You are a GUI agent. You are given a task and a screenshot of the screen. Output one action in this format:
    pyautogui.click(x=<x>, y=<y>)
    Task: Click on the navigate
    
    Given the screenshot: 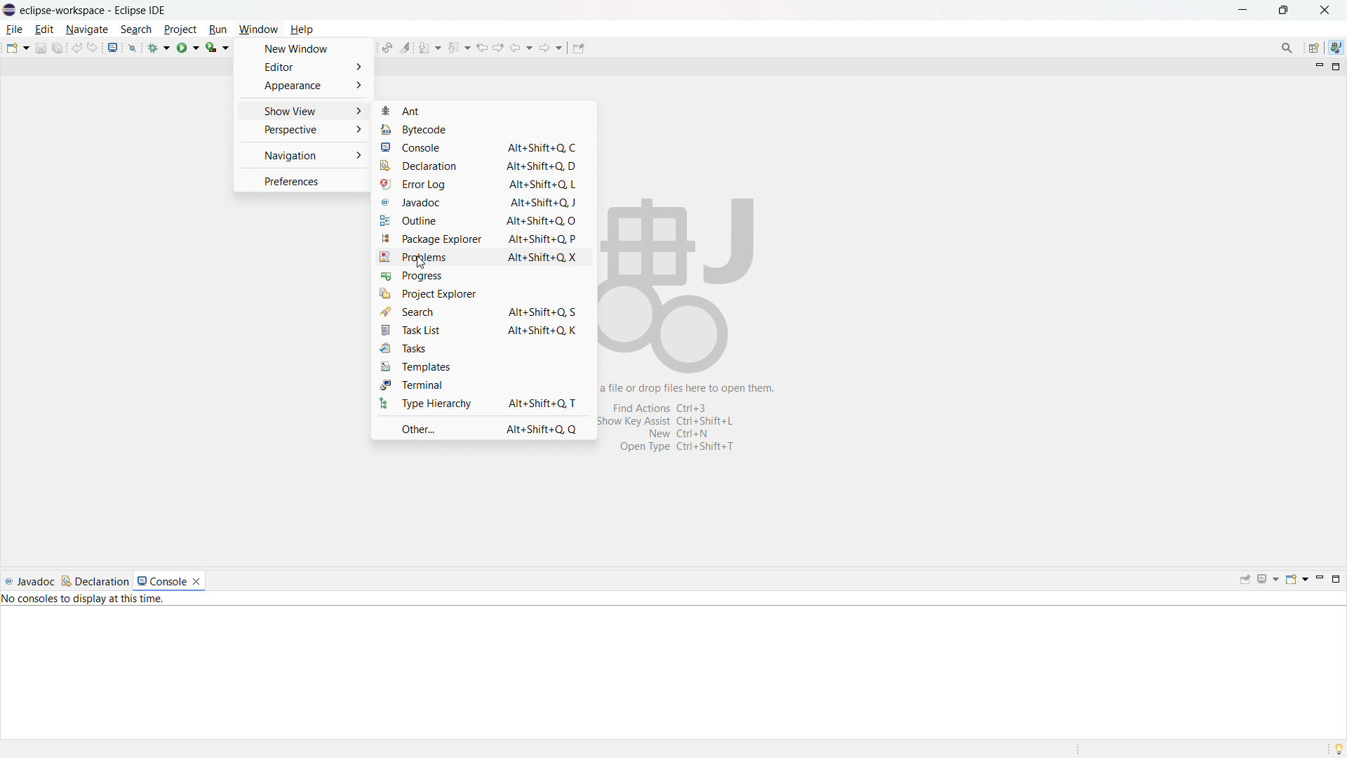 What is the action you would take?
    pyautogui.click(x=88, y=29)
    